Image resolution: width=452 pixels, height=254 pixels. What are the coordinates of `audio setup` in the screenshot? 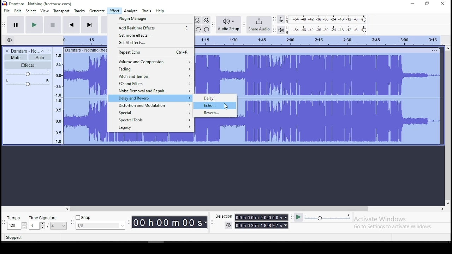 It's located at (228, 24).